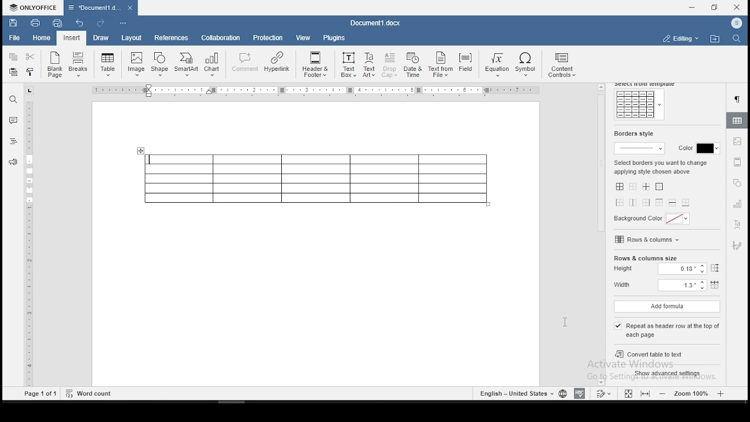  What do you see at coordinates (269, 38) in the screenshot?
I see `protection` at bounding box center [269, 38].